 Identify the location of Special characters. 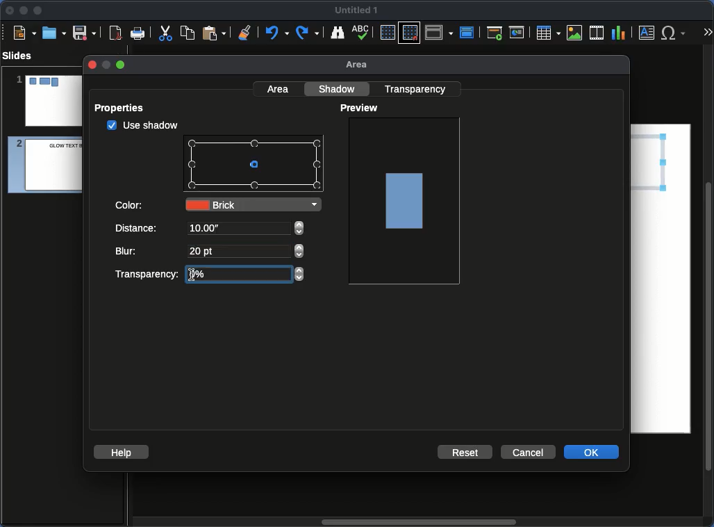
(676, 33).